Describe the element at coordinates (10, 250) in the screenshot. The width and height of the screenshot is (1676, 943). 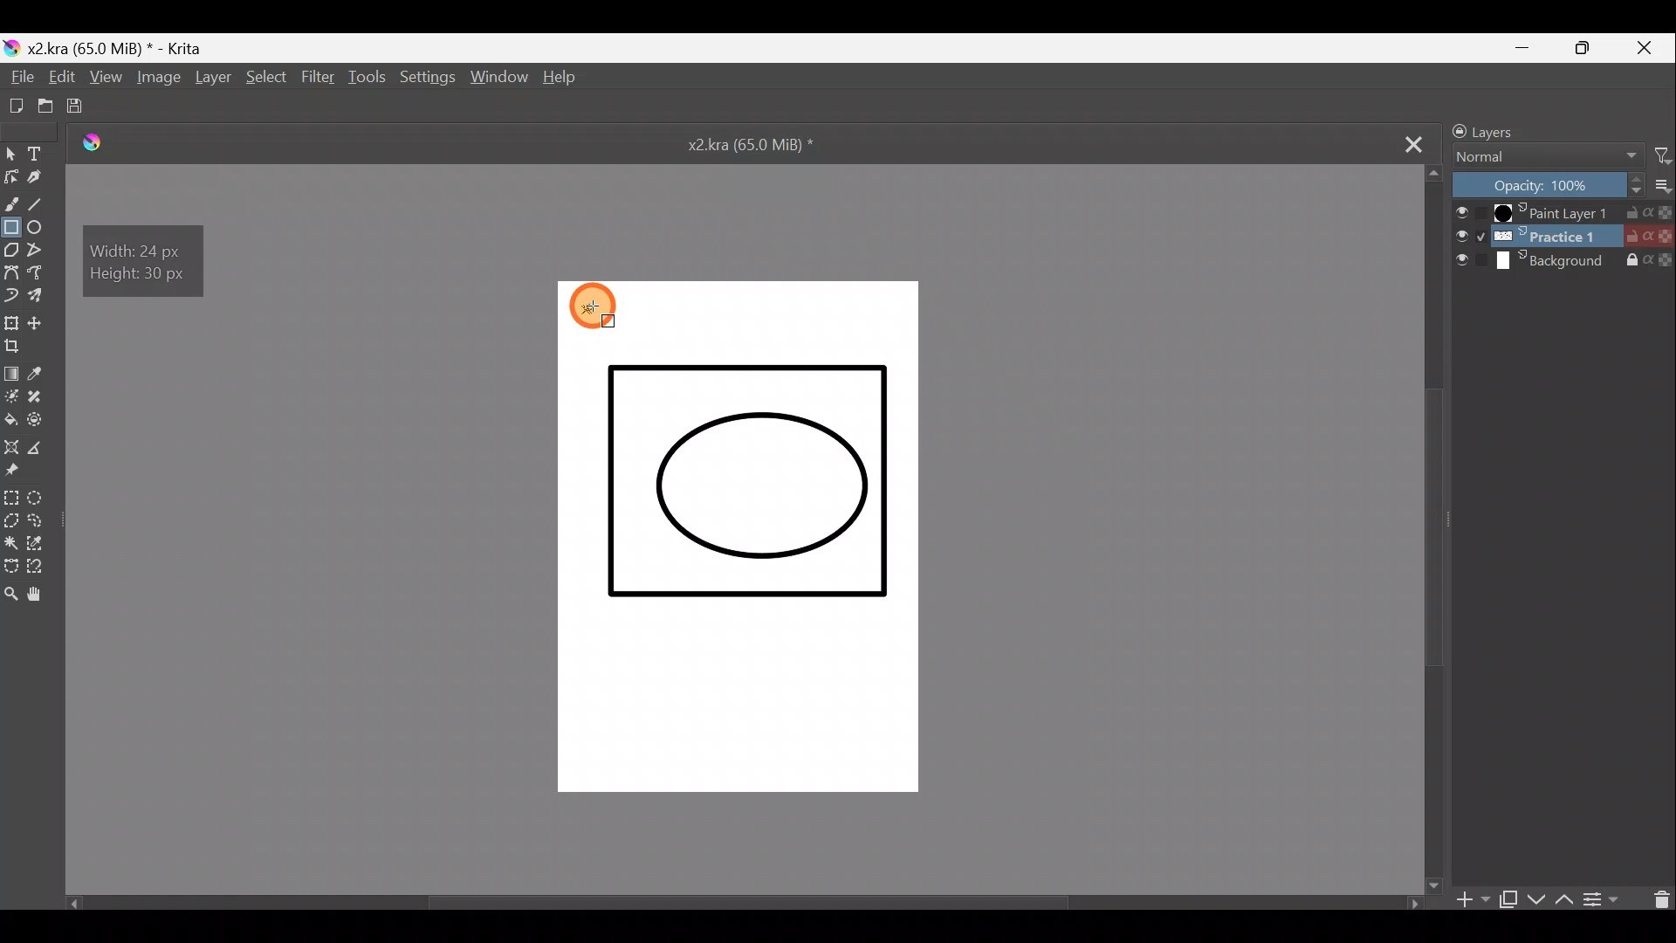
I see `Polygon tool` at that location.